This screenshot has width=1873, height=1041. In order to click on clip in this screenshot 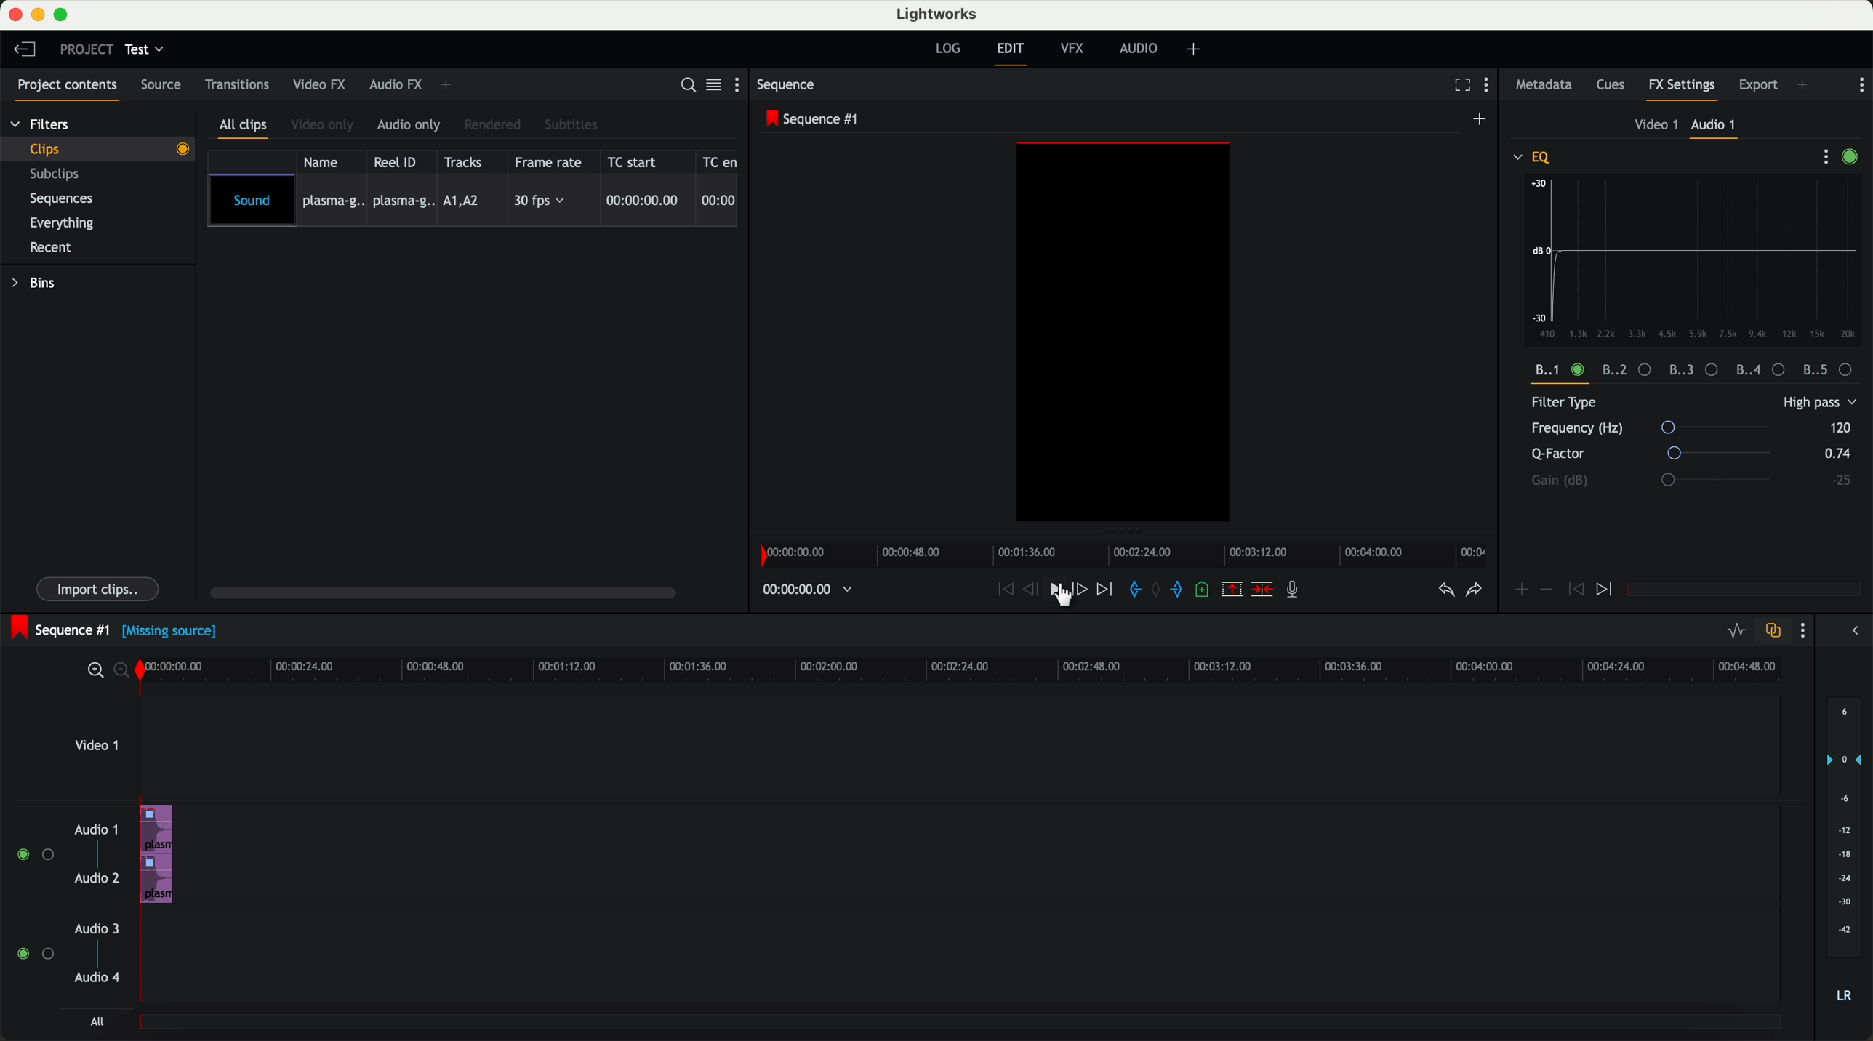, I will do `click(106, 148)`.